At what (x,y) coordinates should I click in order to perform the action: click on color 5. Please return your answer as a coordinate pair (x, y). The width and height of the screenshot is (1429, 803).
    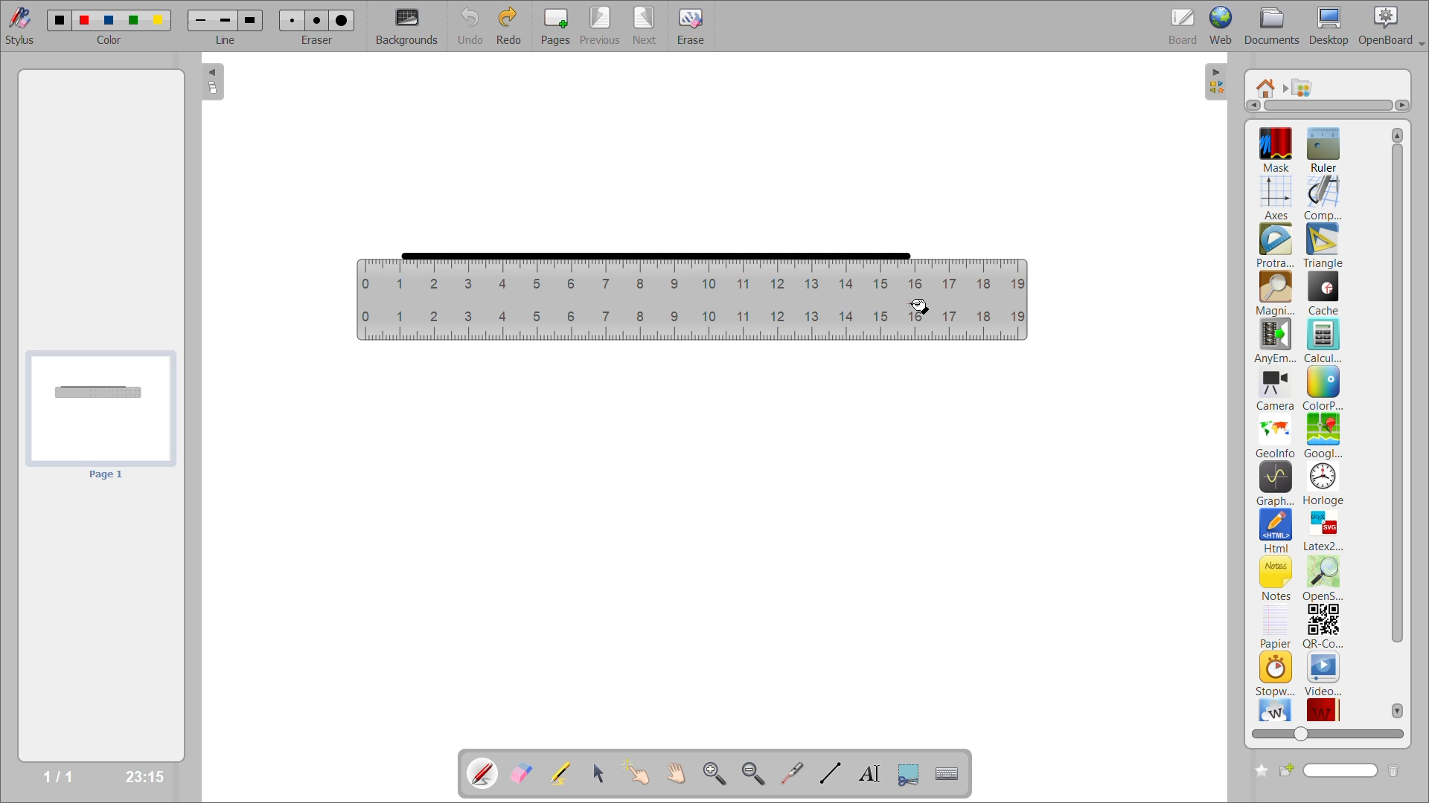
    Looking at the image, I should click on (156, 19).